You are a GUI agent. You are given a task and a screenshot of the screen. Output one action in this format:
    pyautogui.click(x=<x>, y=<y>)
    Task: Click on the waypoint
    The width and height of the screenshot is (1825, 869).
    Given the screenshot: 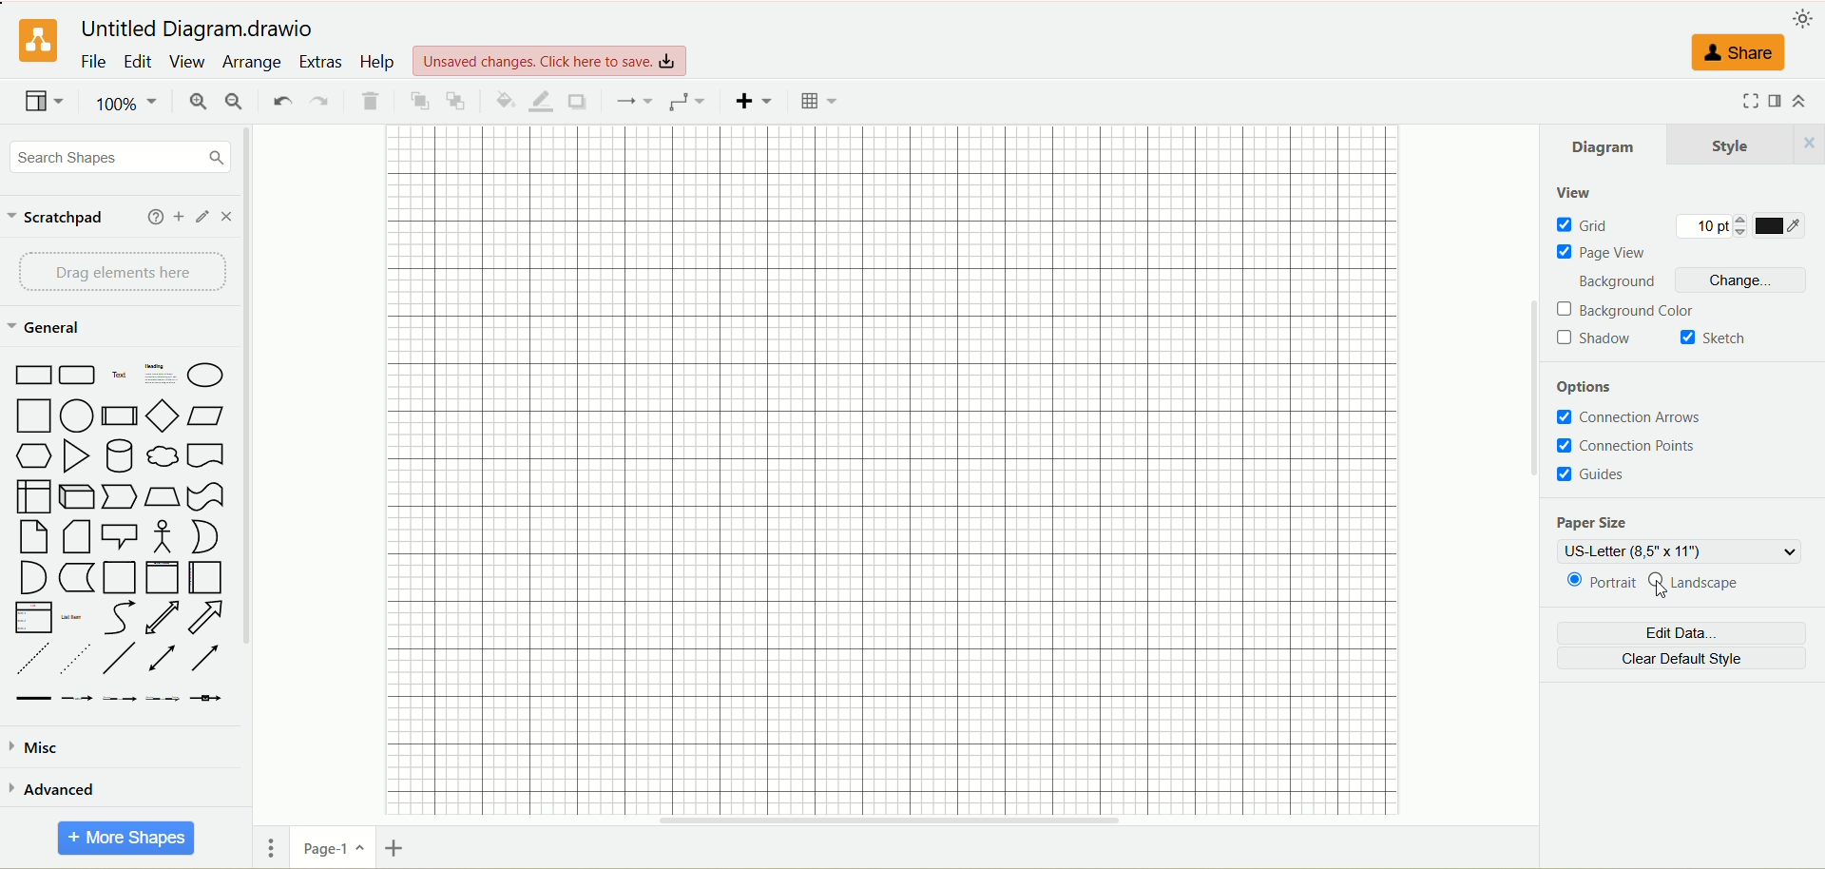 What is the action you would take?
    pyautogui.click(x=689, y=101)
    